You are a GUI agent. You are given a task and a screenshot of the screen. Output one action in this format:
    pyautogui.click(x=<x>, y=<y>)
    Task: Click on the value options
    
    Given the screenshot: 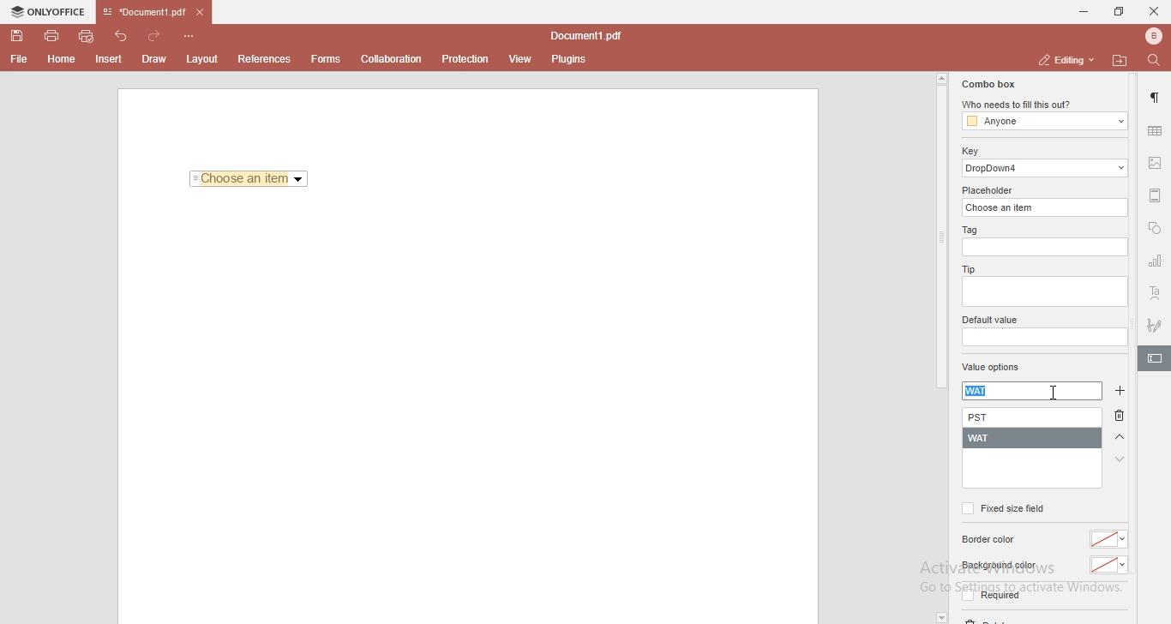 What is the action you would take?
    pyautogui.click(x=991, y=369)
    